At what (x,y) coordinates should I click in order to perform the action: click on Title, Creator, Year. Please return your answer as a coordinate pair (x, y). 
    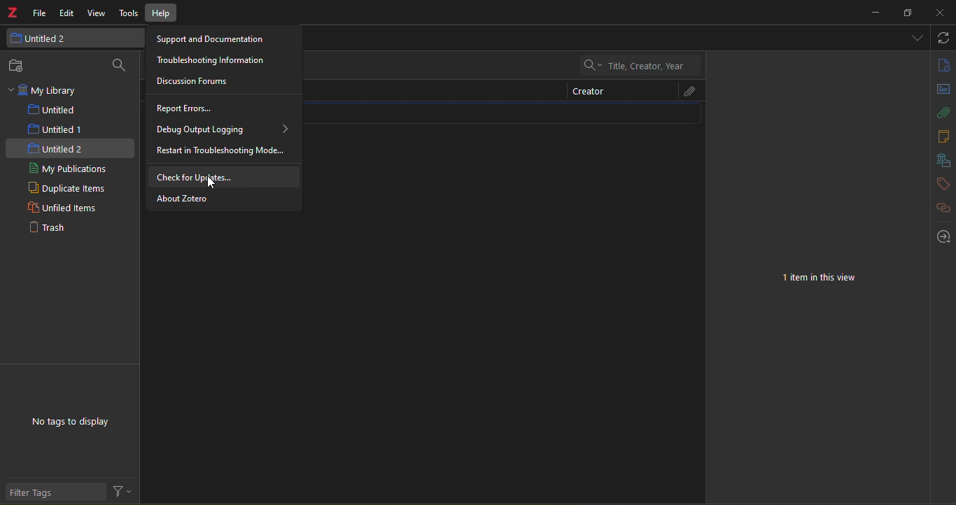
    Looking at the image, I should click on (637, 65).